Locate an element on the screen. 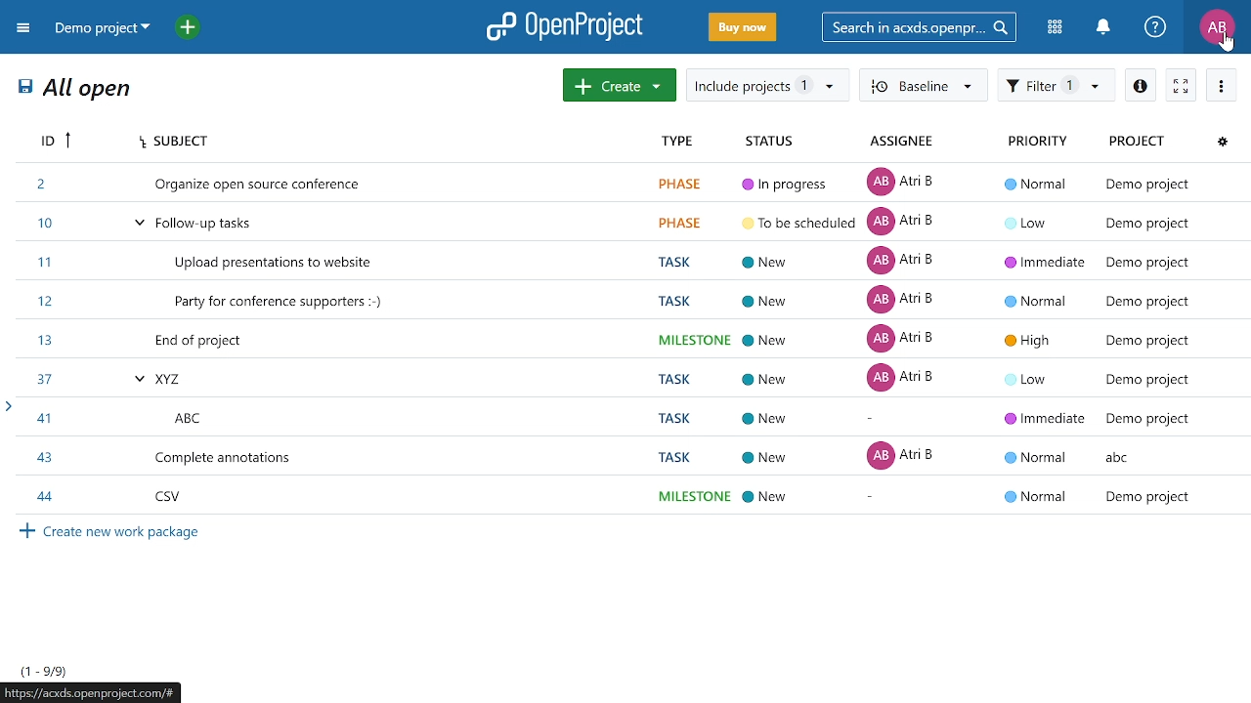 This screenshot has width=1251, height=703. Tasks showing is located at coordinates (45, 671).